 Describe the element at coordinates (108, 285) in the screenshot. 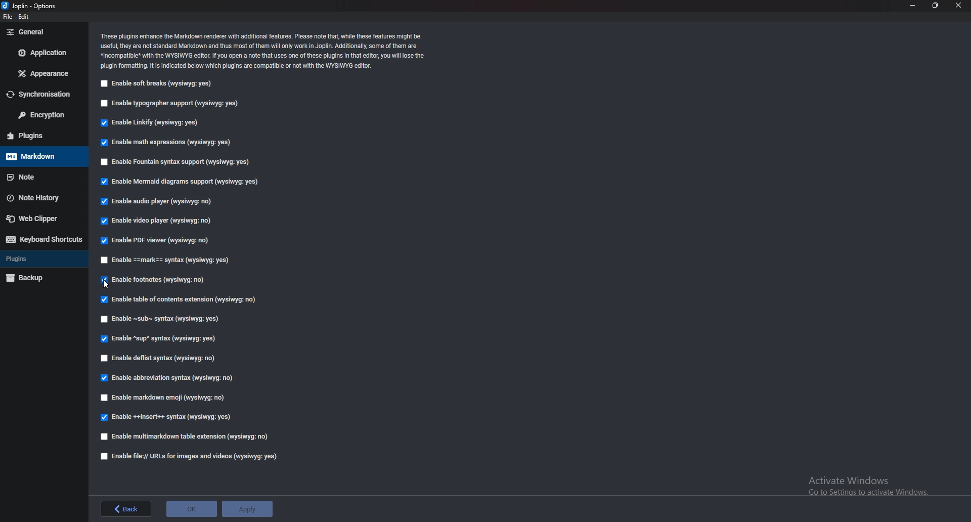

I see `cursor` at that location.